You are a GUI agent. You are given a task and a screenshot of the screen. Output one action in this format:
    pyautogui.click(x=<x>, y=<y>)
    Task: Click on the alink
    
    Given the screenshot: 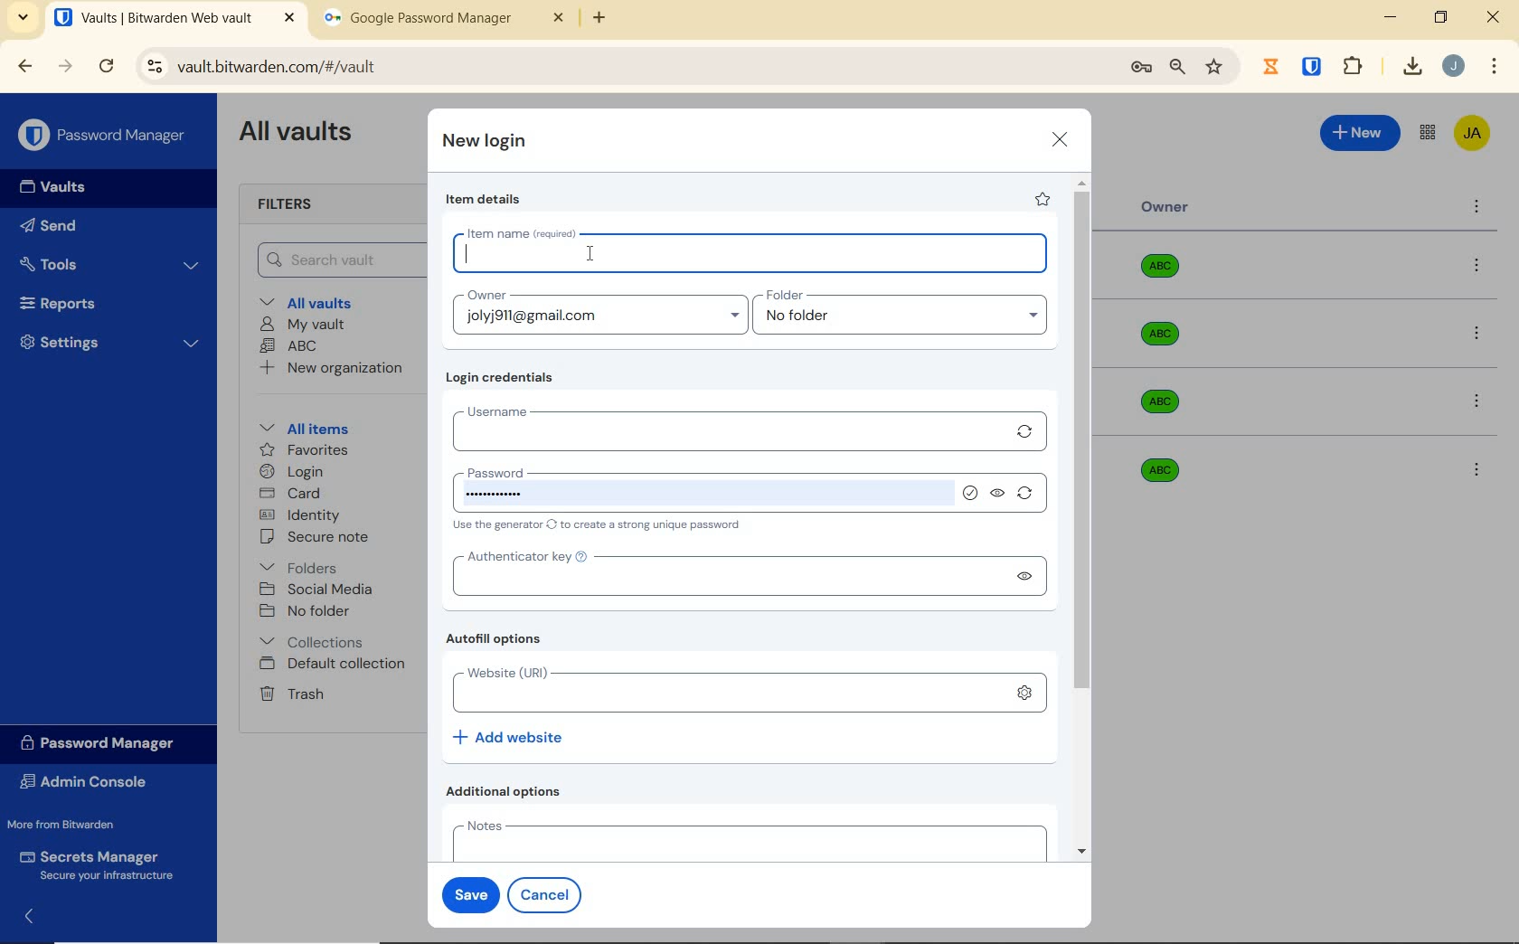 What is the action you would take?
    pyautogui.click(x=1026, y=690)
    